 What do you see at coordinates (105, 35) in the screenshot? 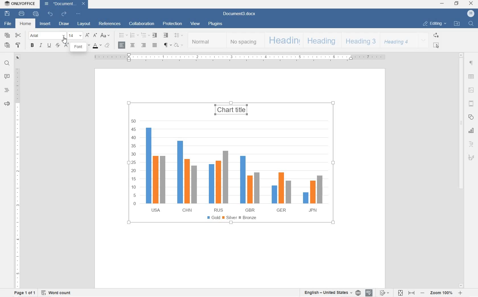
I see `CHANGE CASE` at bounding box center [105, 35].